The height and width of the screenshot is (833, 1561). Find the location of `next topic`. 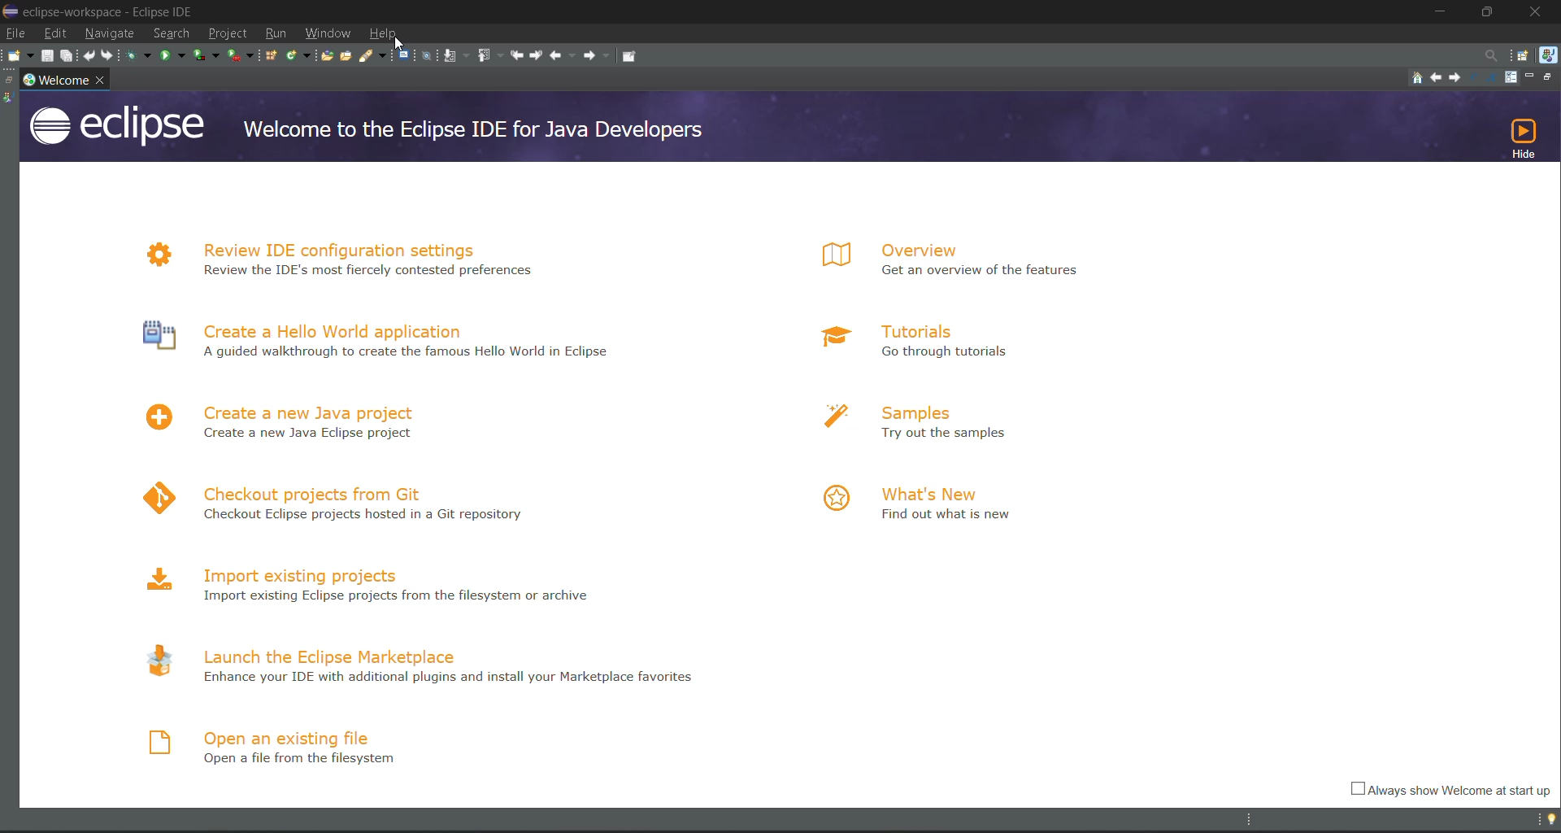

next topic is located at coordinates (1454, 76).